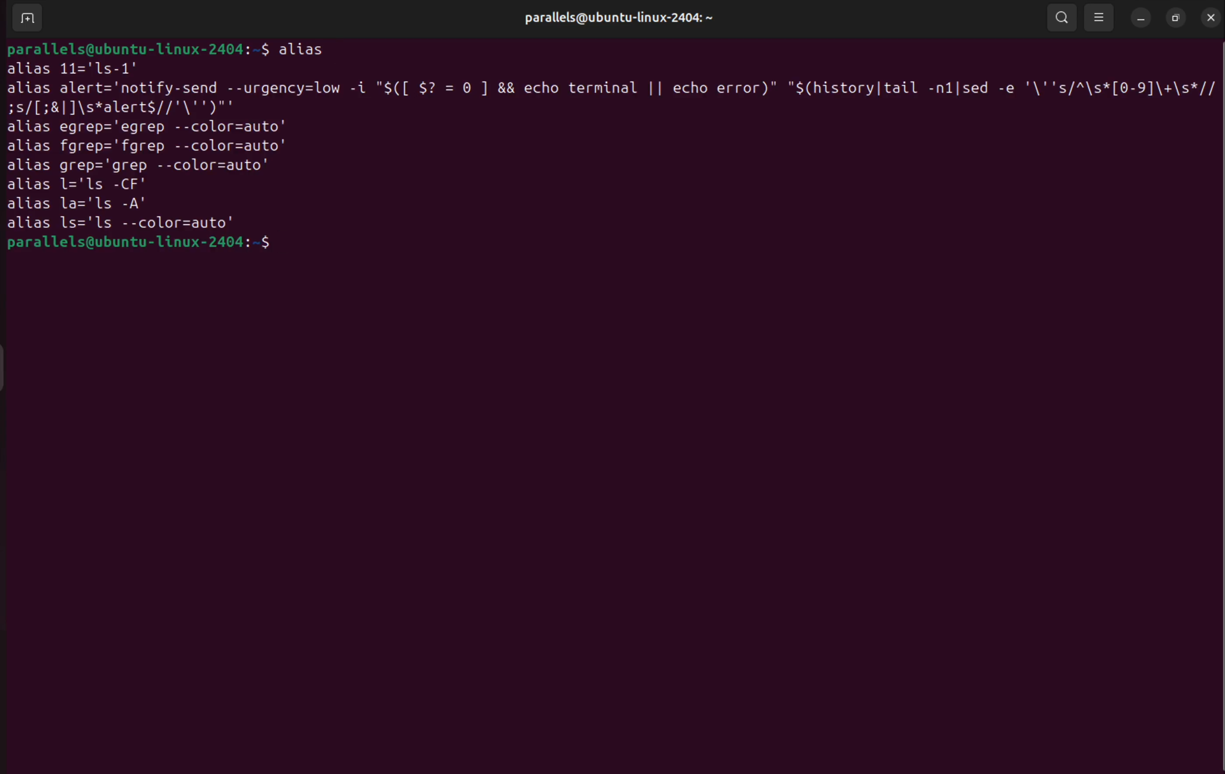 This screenshot has height=774, width=1225. Describe the element at coordinates (137, 46) in the screenshot. I see `bash prompt` at that location.